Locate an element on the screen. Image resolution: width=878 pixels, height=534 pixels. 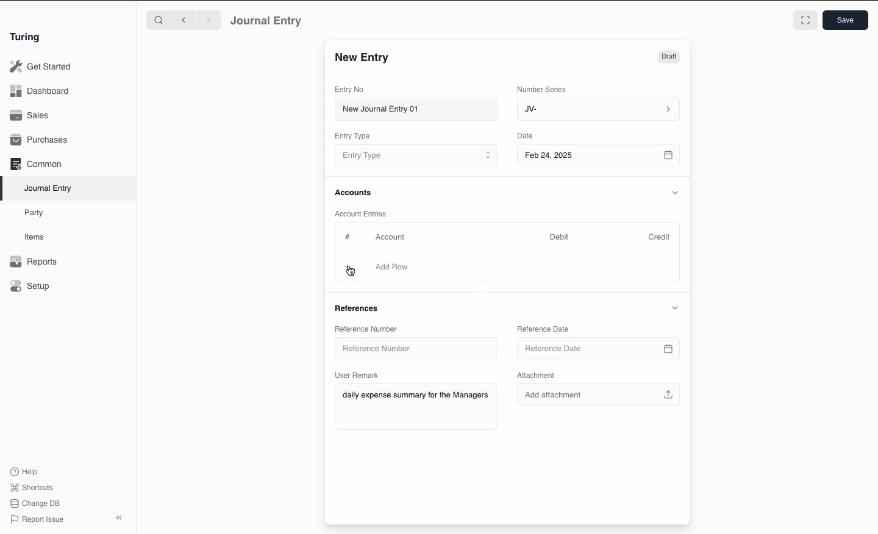
Reference Date is located at coordinates (601, 349).